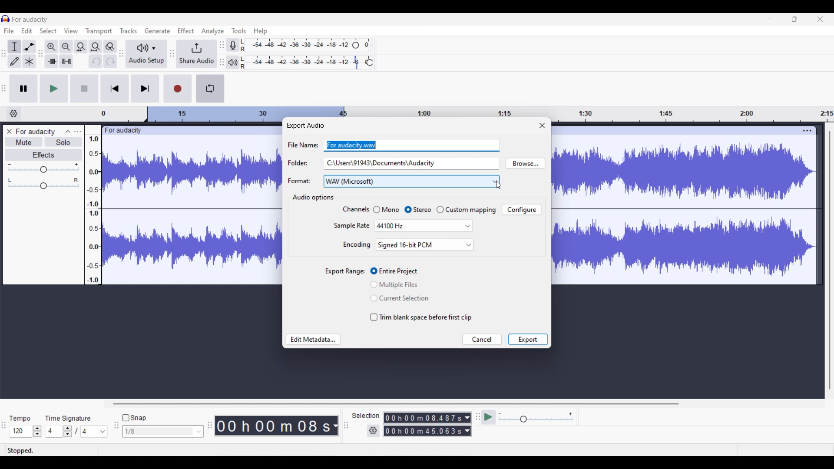  Describe the element at coordinates (424, 245) in the screenshot. I see `Options for 'Encoding'` at that location.